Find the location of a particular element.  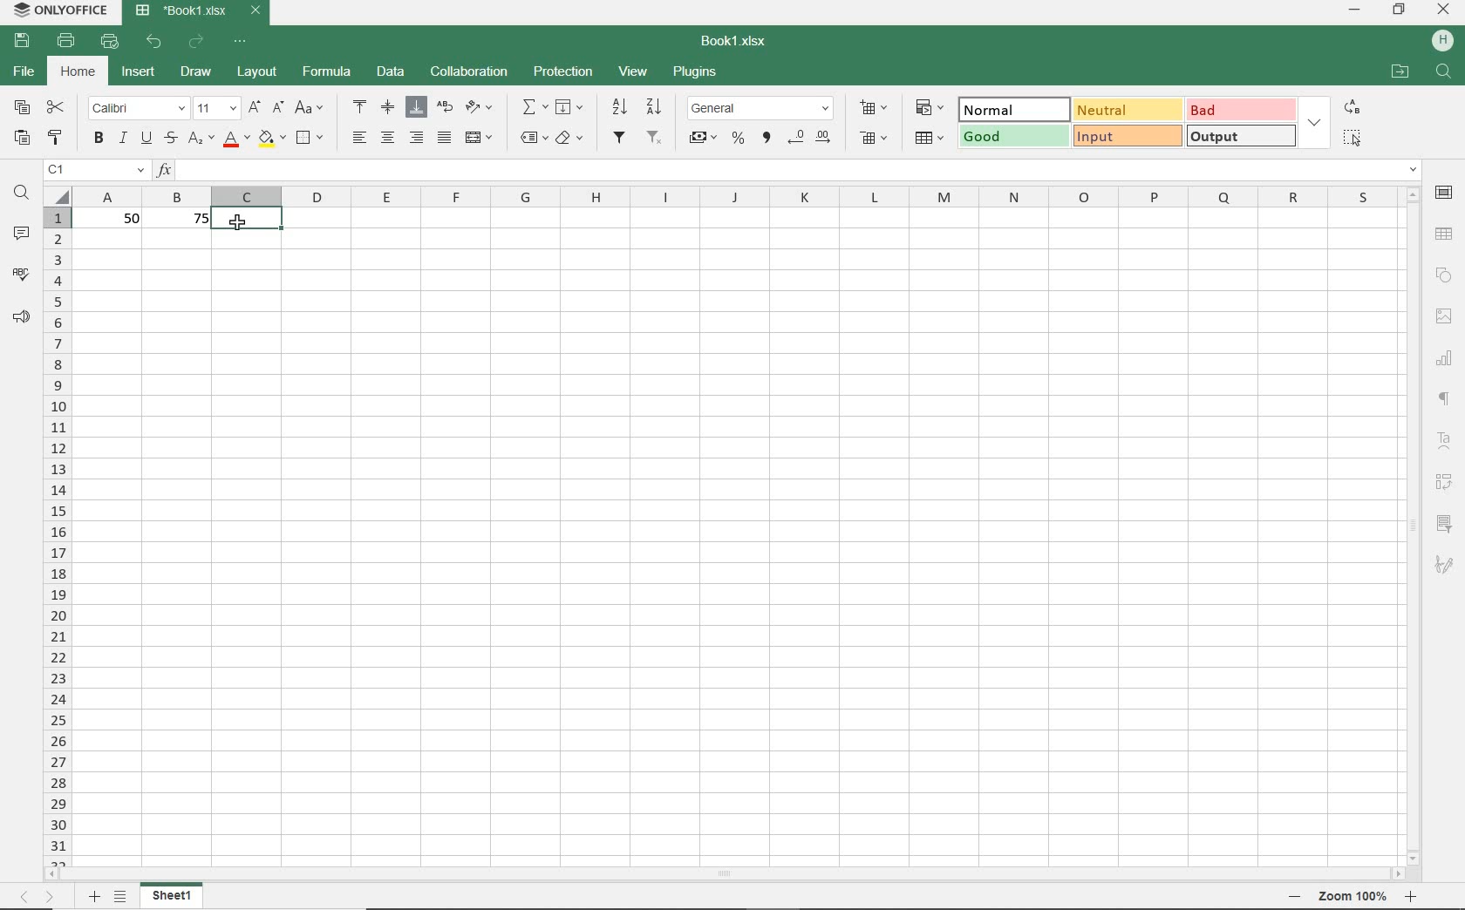

remove filter is located at coordinates (655, 139).